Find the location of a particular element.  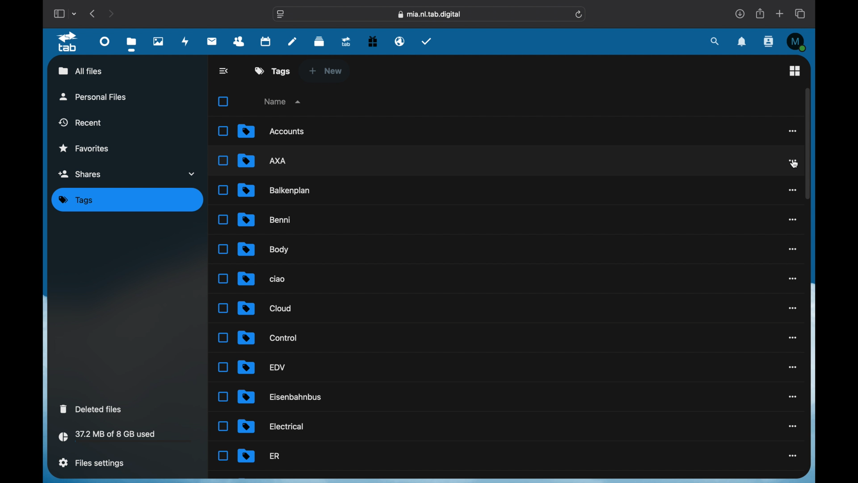

Unselected Checkbox is located at coordinates (223, 456).